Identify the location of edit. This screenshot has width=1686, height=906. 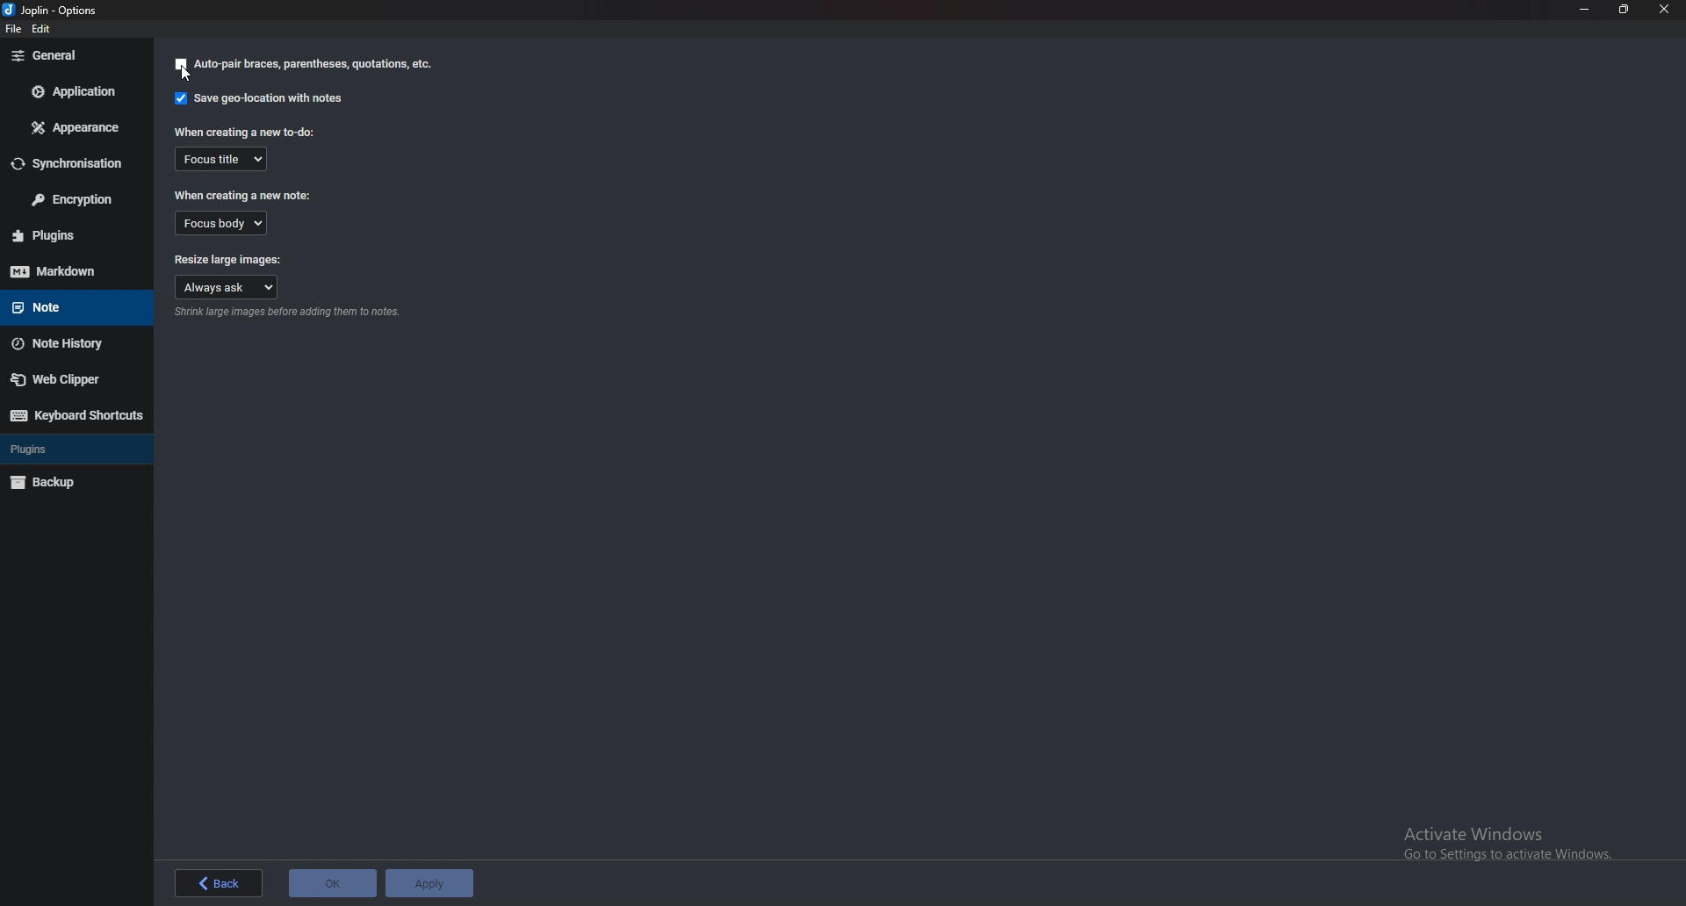
(49, 30).